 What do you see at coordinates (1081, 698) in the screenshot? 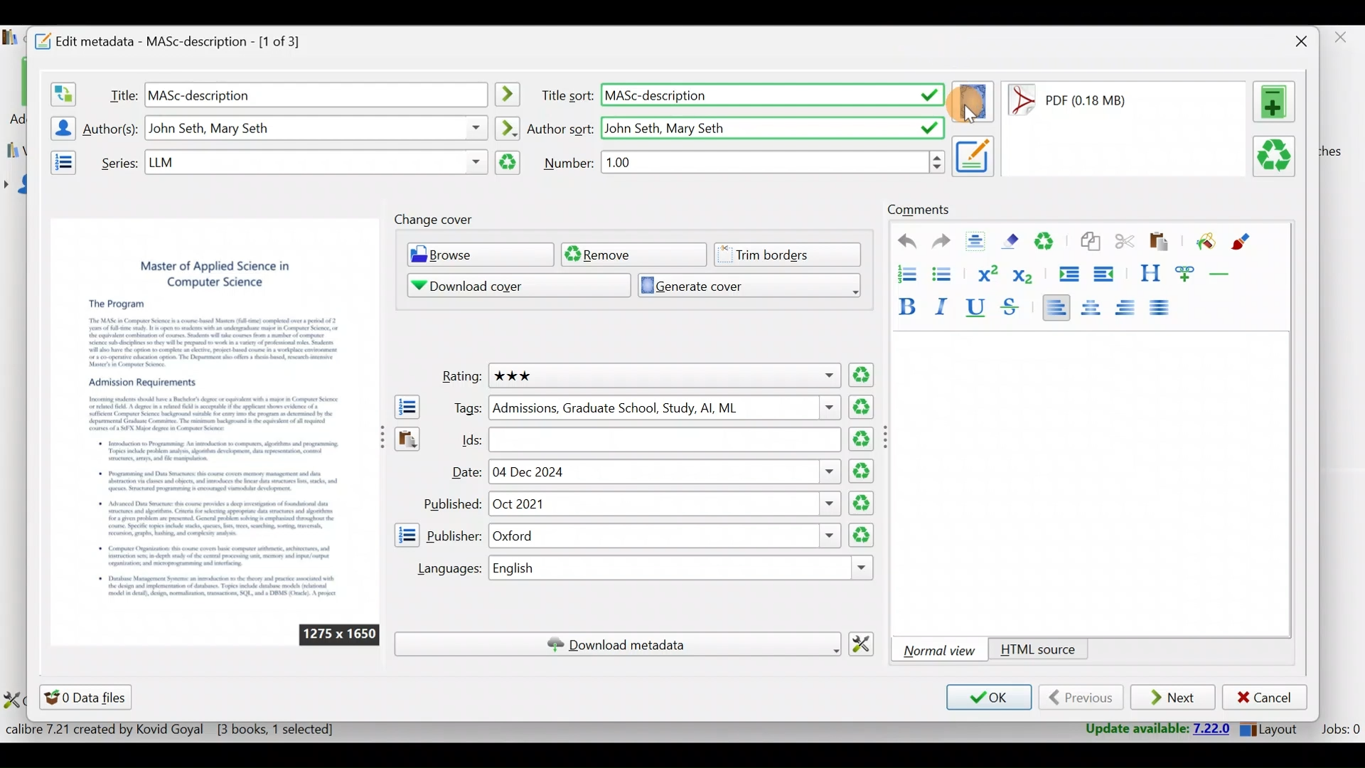
I see `Previous` at bounding box center [1081, 698].